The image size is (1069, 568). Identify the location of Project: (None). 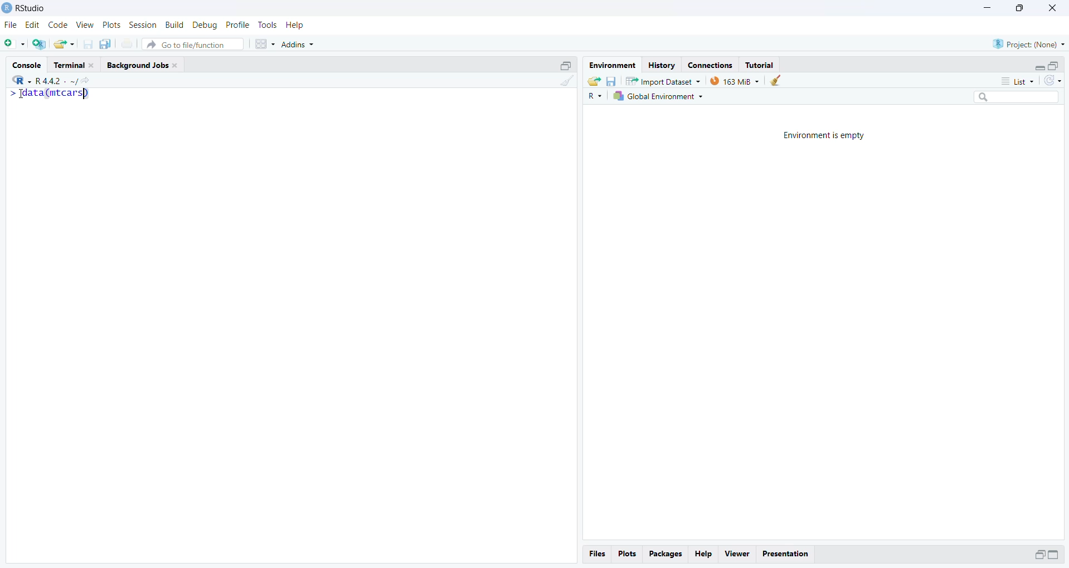
(1029, 44).